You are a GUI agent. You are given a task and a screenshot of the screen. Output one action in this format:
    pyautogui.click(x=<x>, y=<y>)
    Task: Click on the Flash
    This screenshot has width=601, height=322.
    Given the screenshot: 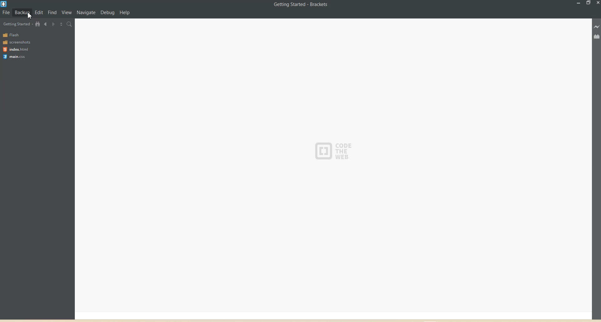 What is the action you would take?
    pyautogui.click(x=13, y=35)
    